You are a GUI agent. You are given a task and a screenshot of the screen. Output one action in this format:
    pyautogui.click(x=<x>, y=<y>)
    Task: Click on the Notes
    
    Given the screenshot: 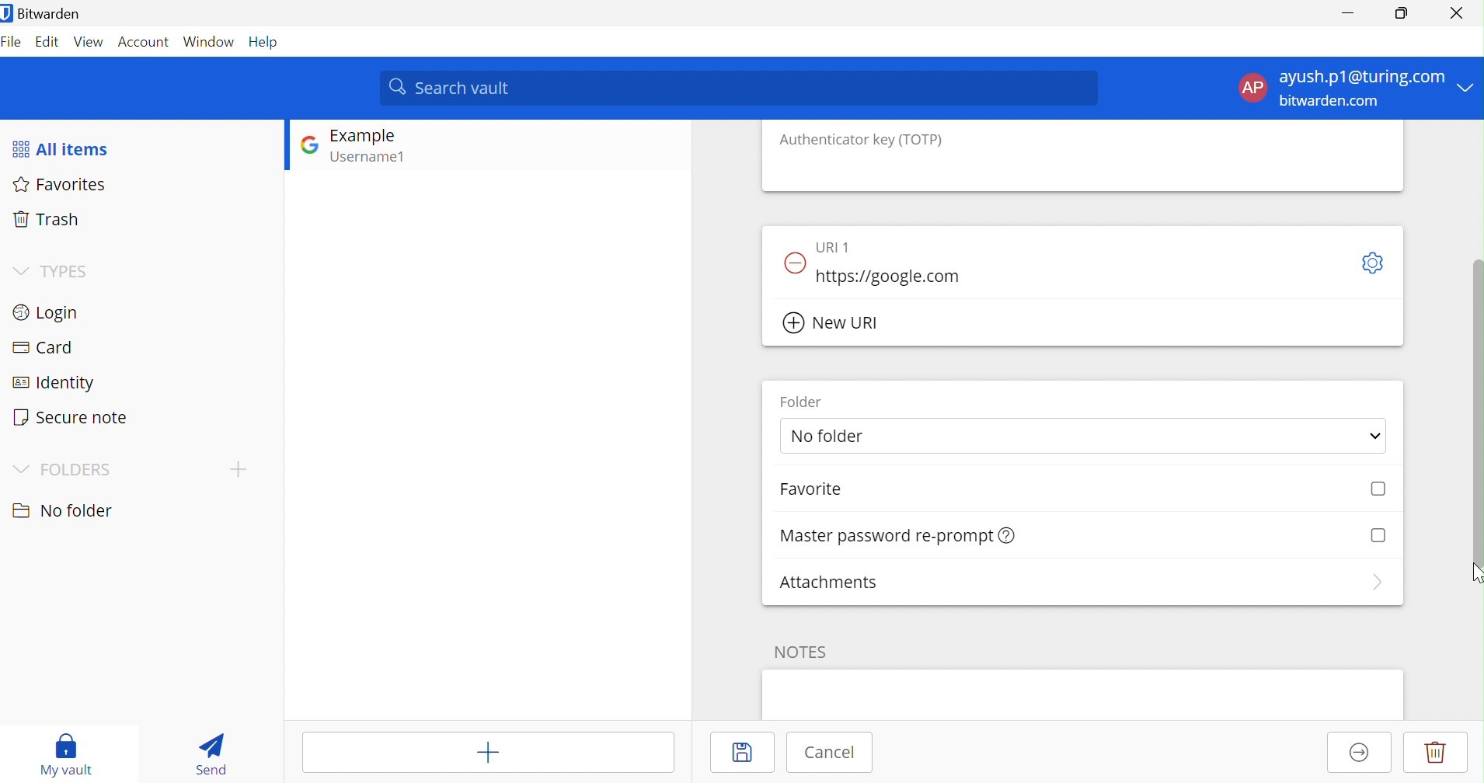 What is the action you would take?
    pyautogui.click(x=802, y=651)
    